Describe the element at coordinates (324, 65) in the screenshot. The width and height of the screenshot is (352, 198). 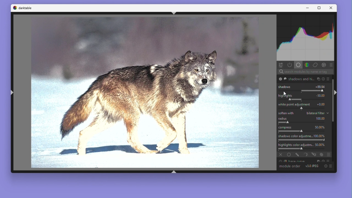
I see `Effect` at that location.